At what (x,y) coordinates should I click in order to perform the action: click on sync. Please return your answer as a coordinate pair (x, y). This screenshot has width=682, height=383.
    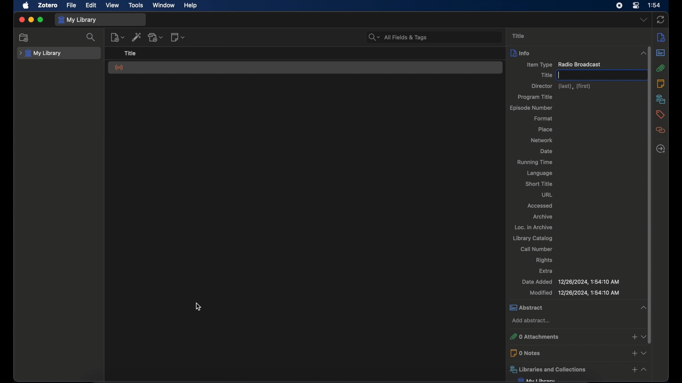
    Looking at the image, I should click on (661, 20).